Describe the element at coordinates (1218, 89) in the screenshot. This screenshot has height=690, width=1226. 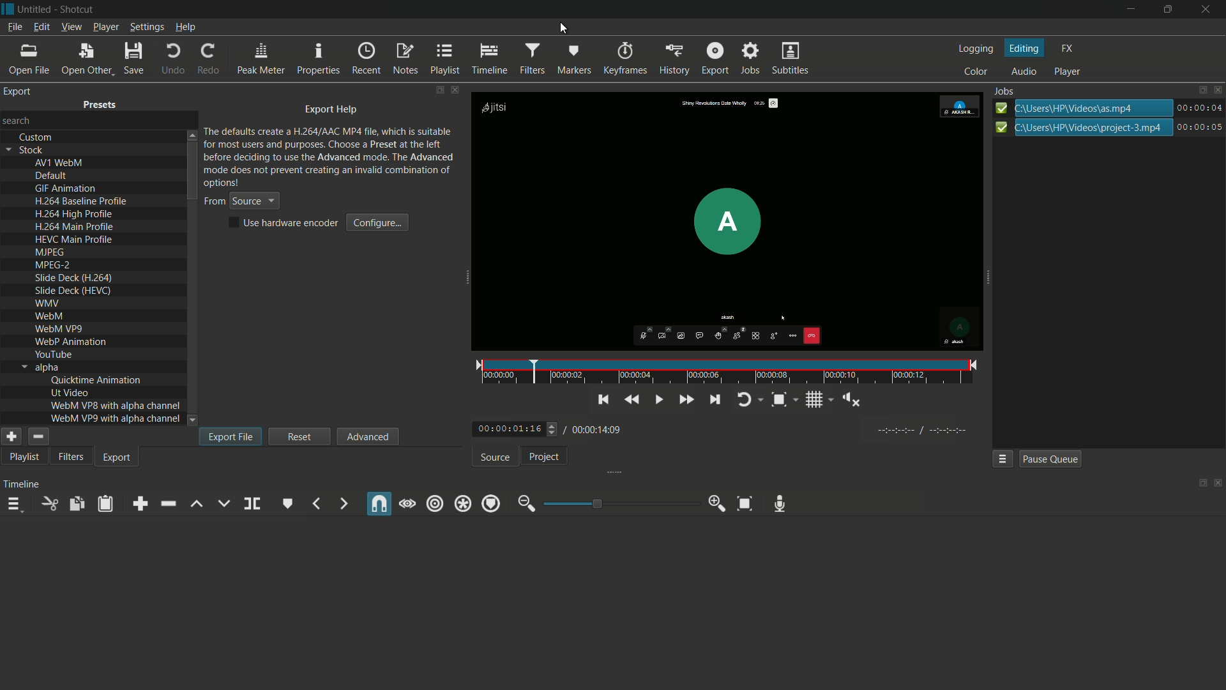
I see `close jobs` at that location.